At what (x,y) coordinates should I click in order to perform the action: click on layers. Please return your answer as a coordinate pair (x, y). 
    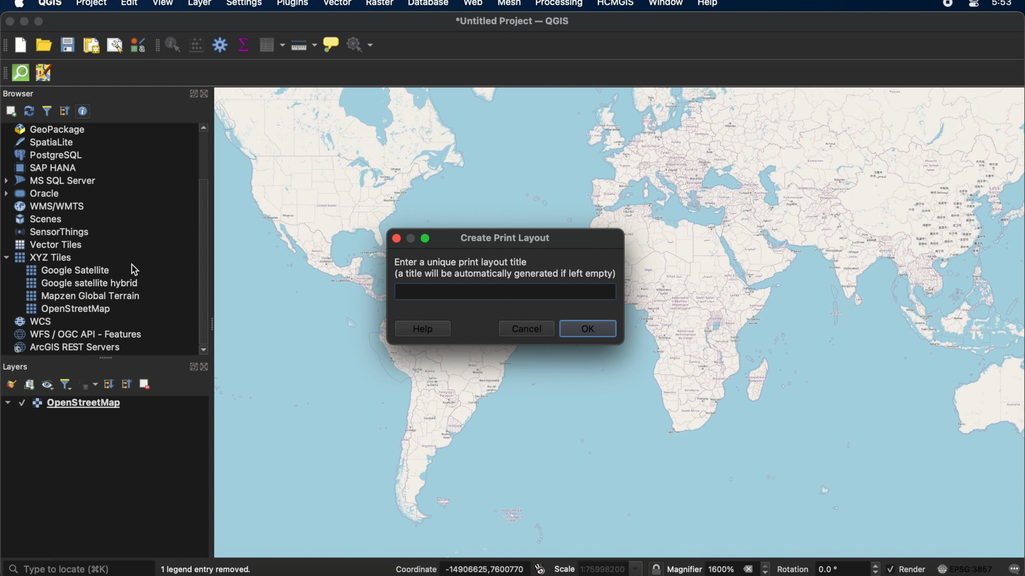
    Looking at the image, I should click on (15, 366).